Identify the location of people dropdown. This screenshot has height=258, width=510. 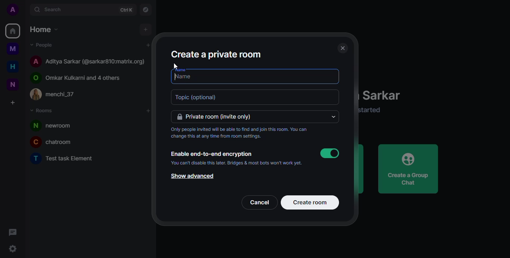
(45, 45).